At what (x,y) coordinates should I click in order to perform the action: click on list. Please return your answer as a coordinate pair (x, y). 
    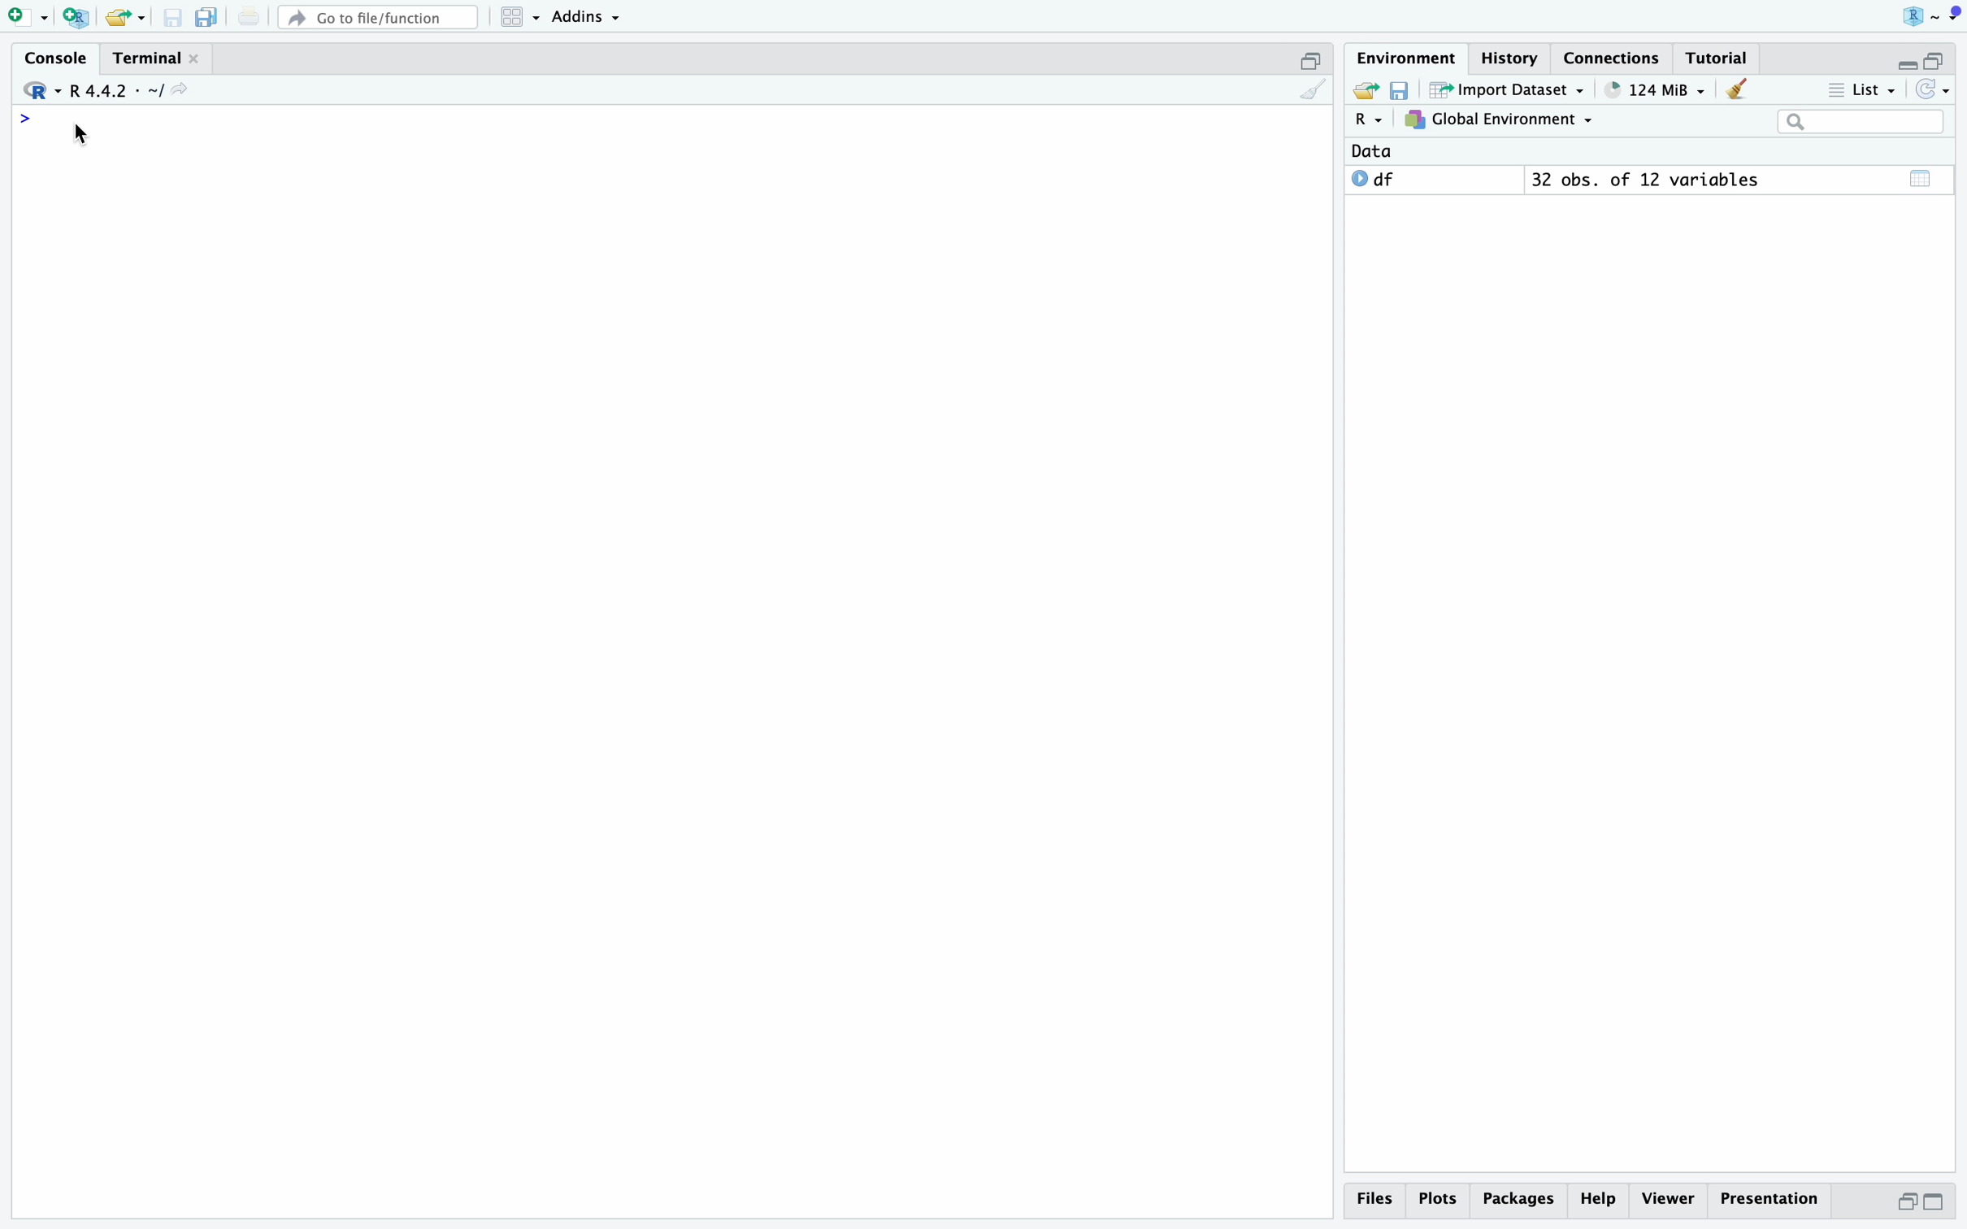
    Looking at the image, I should click on (1863, 90).